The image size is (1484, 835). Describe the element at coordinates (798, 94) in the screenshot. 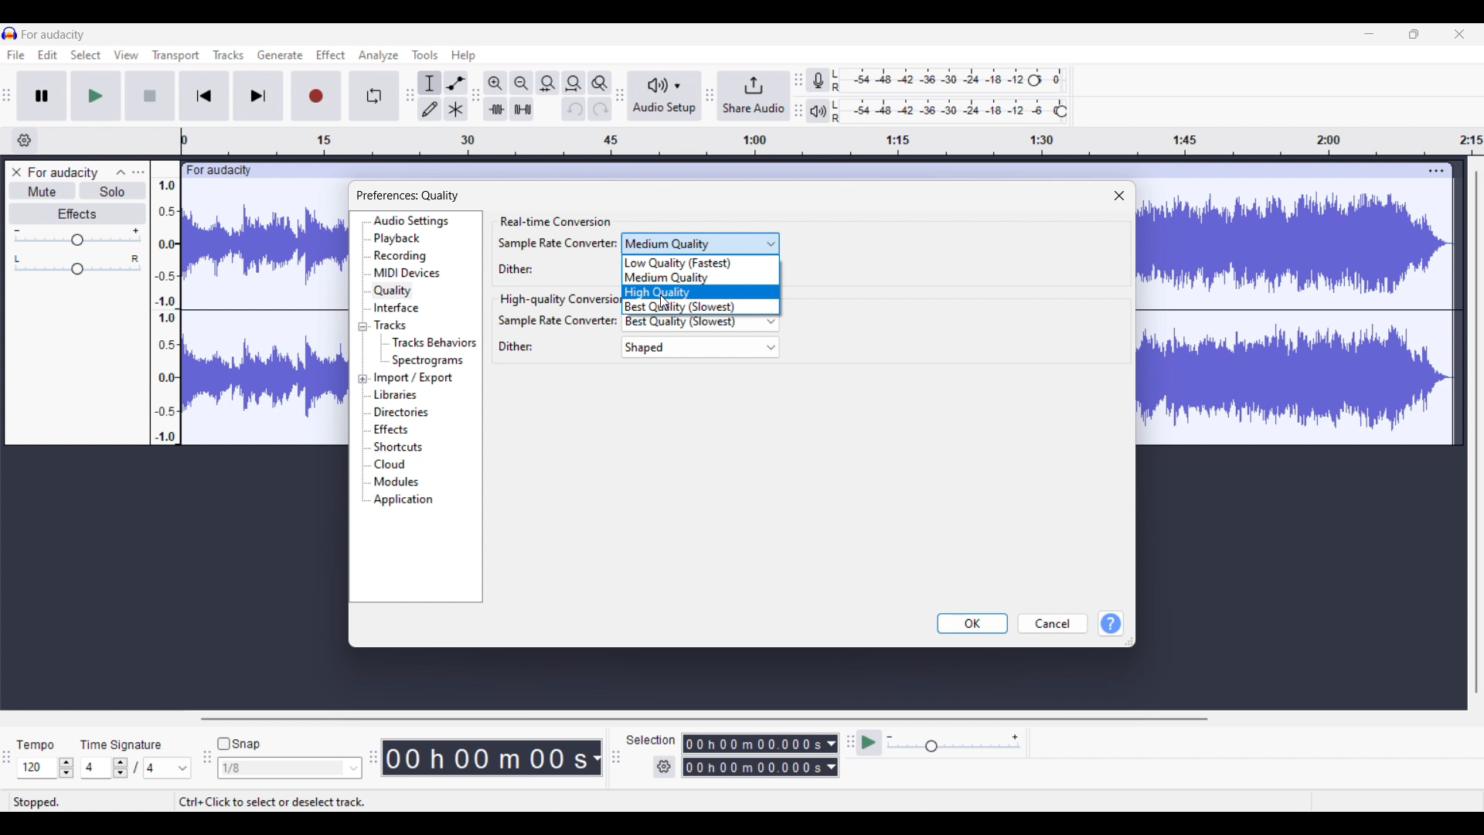

I see `Change position of respective level` at that location.